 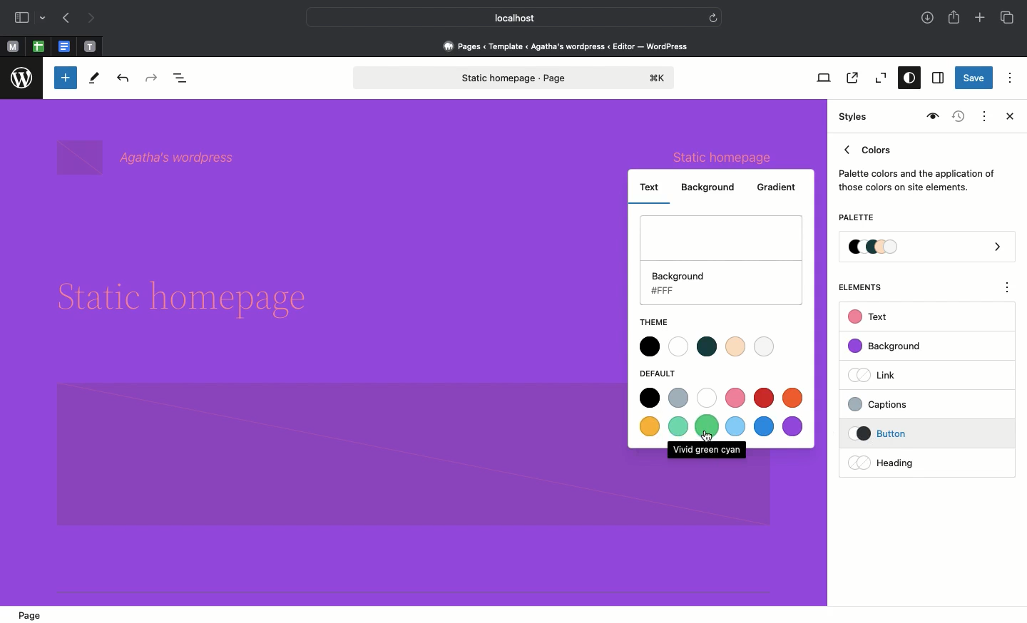 I want to click on Gradient, so click(x=781, y=187).